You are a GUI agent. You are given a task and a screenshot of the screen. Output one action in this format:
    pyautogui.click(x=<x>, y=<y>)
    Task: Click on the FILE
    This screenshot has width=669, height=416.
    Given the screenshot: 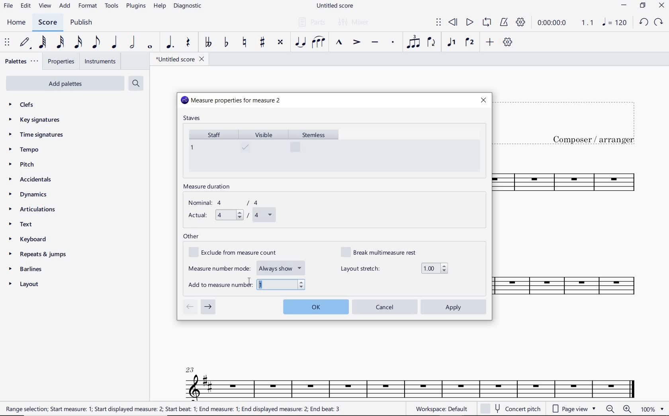 What is the action you would take?
    pyautogui.click(x=8, y=6)
    